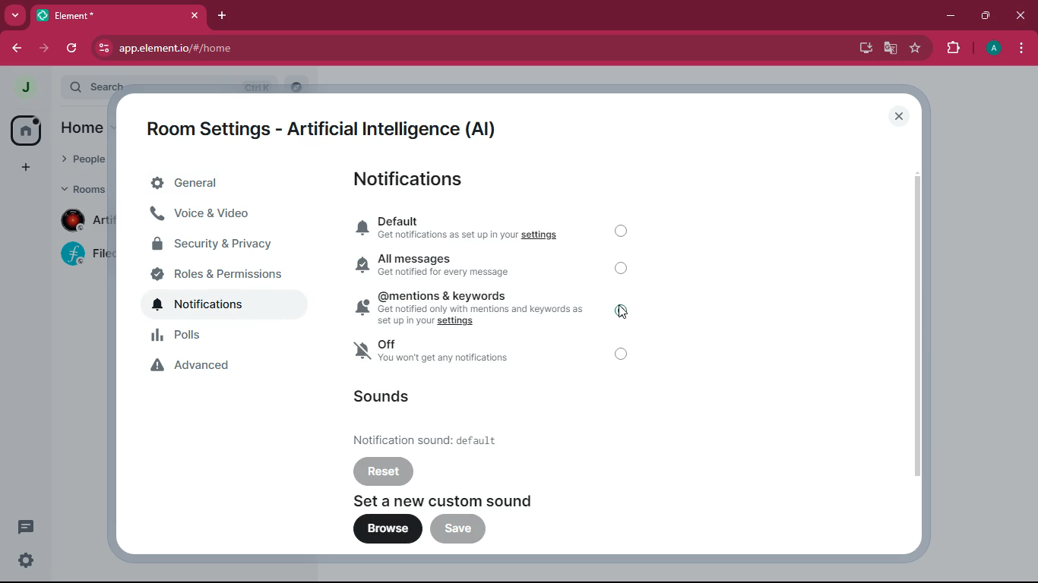  What do you see at coordinates (329, 126) in the screenshot?
I see `room settings` at bounding box center [329, 126].